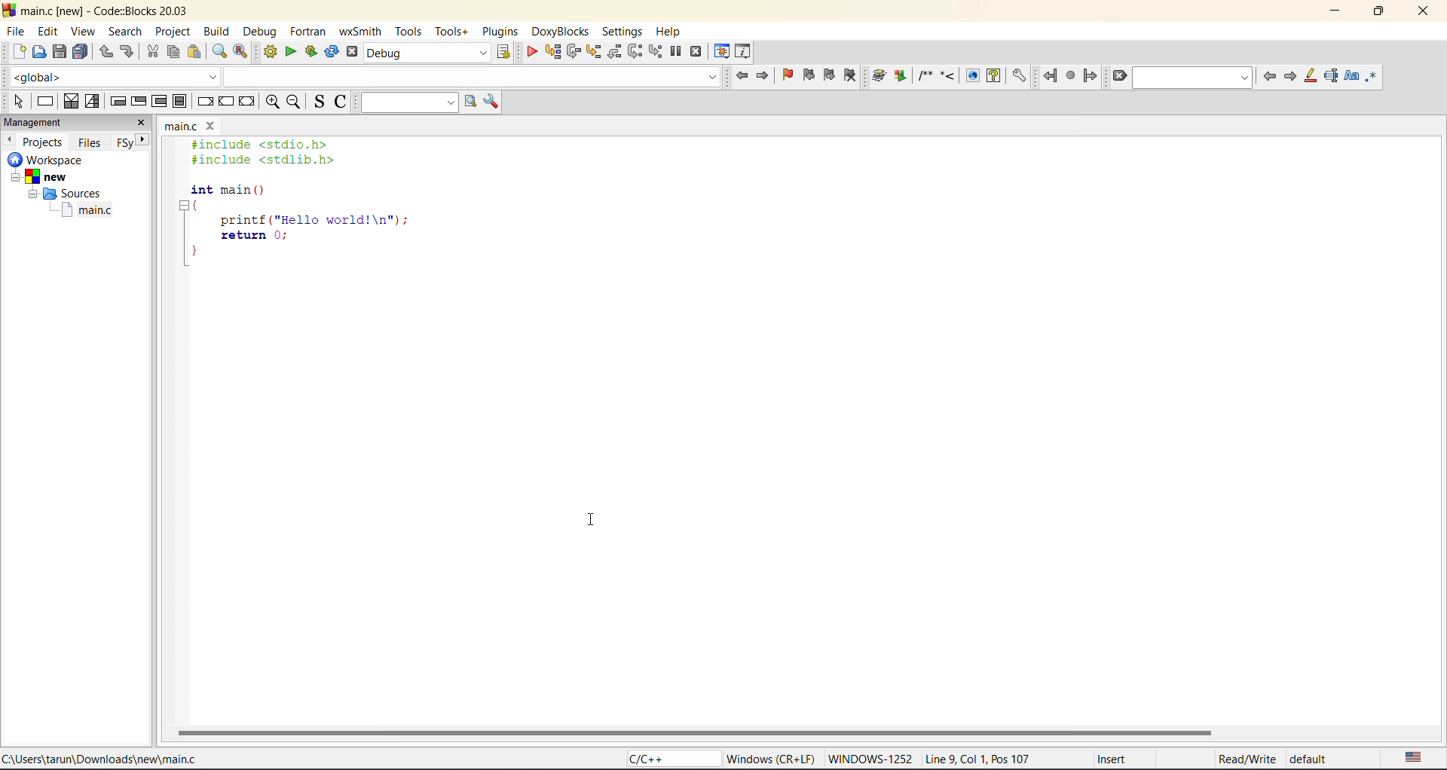  What do you see at coordinates (411, 102) in the screenshot?
I see `text to search` at bounding box center [411, 102].